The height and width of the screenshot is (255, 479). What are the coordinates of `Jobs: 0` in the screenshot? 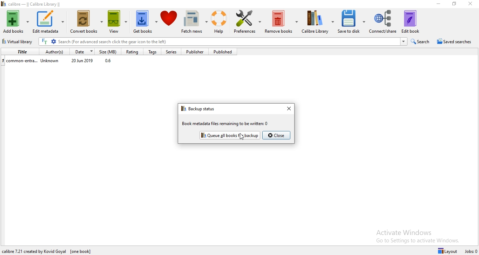 It's located at (471, 251).